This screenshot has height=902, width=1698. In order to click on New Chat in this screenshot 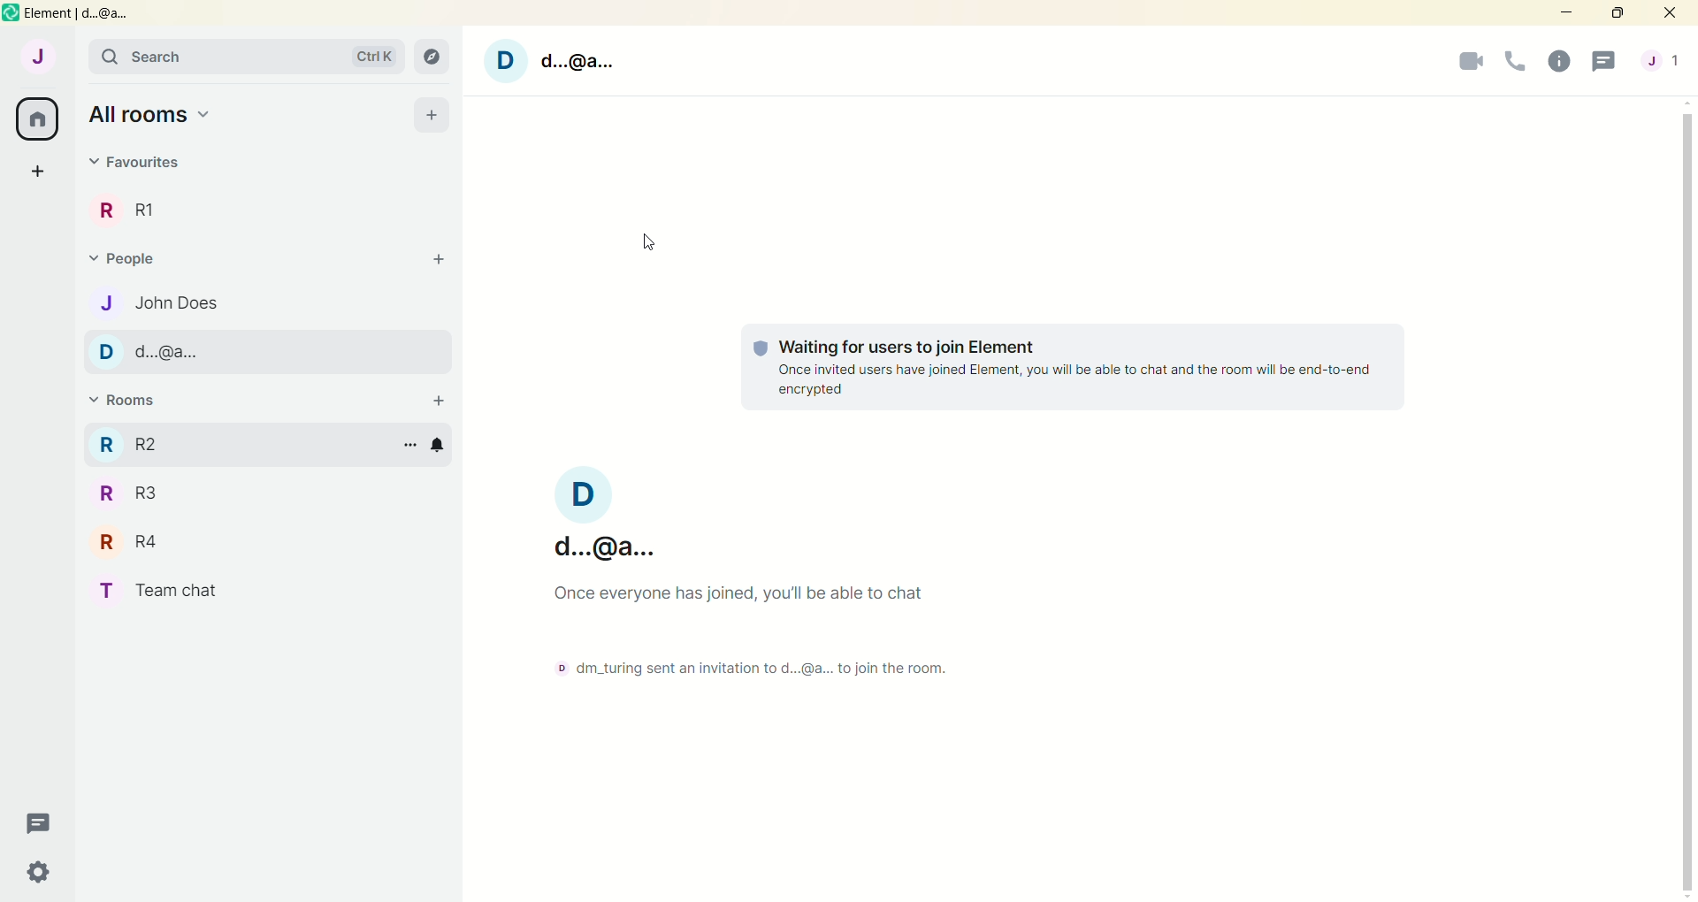, I will do `click(38, 820)`.